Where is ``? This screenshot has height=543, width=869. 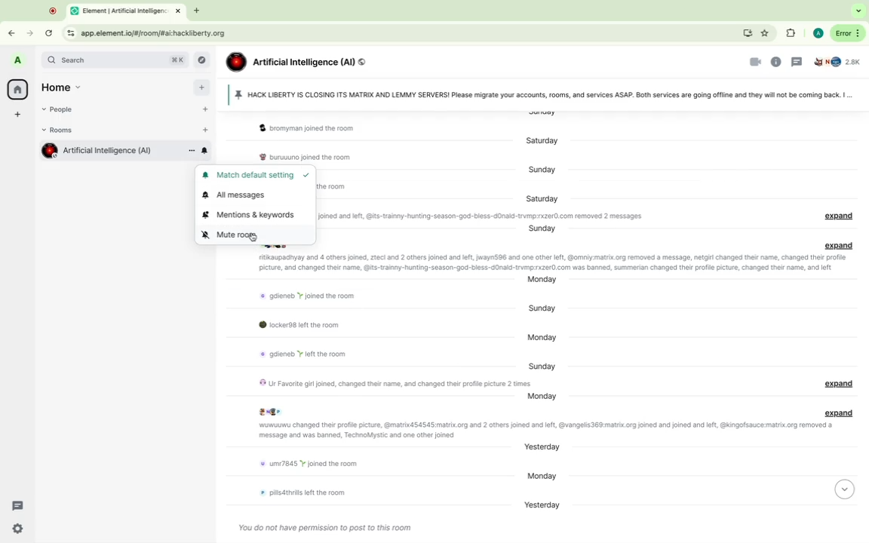  is located at coordinates (235, 150).